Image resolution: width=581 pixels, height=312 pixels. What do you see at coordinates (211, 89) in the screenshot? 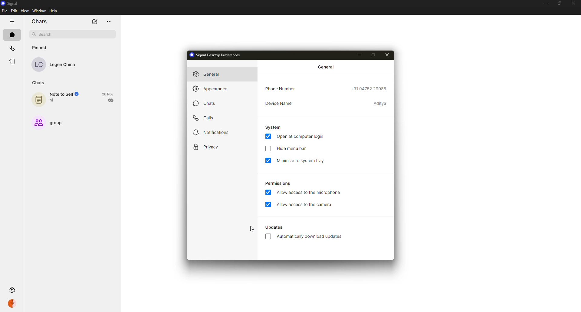
I see `appearance` at bounding box center [211, 89].